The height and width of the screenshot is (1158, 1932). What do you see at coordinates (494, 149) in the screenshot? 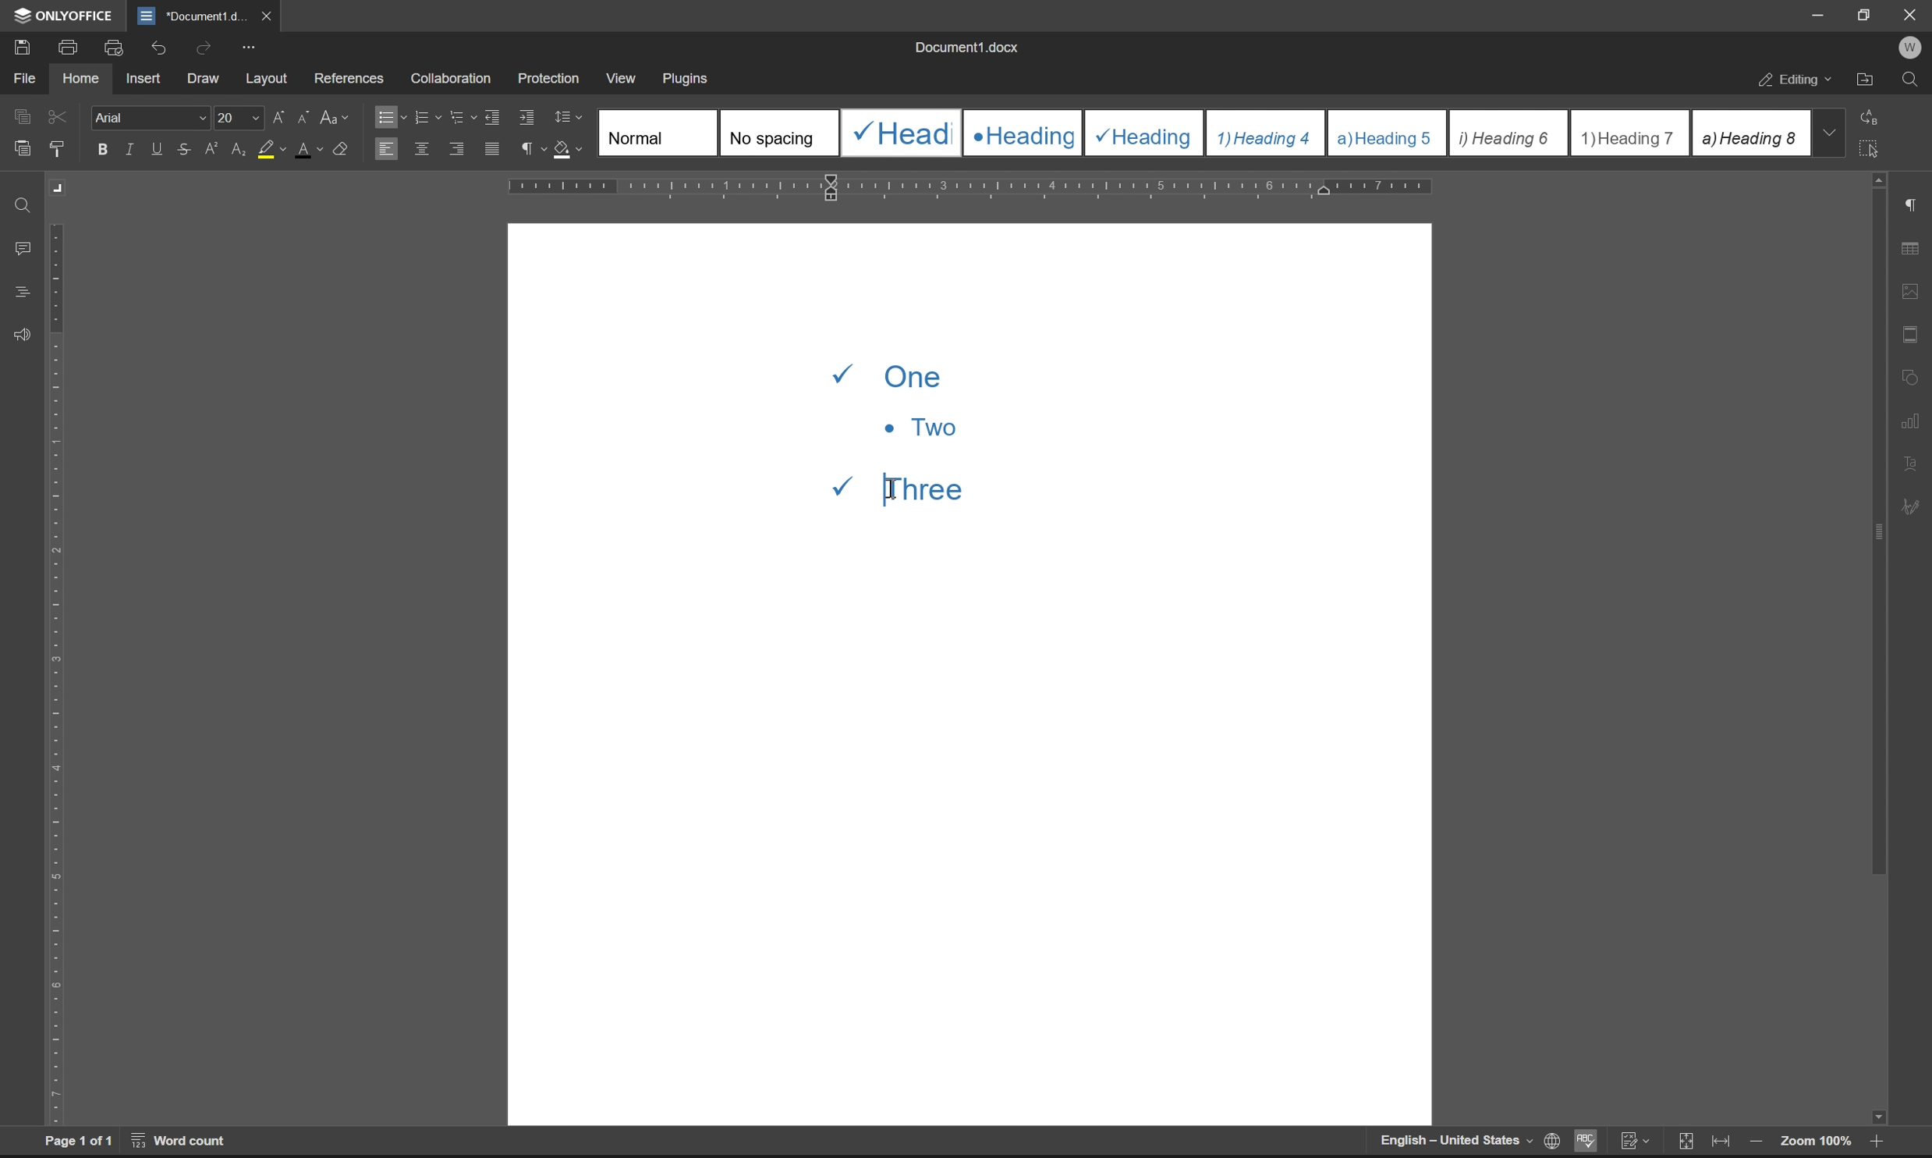
I see `justified` at bounding box center [494, 149].